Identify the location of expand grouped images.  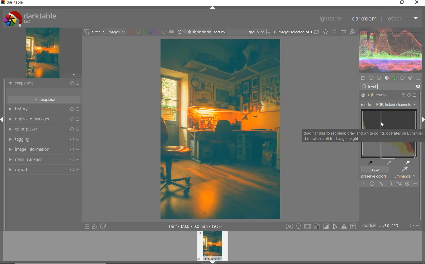
(297, 32).